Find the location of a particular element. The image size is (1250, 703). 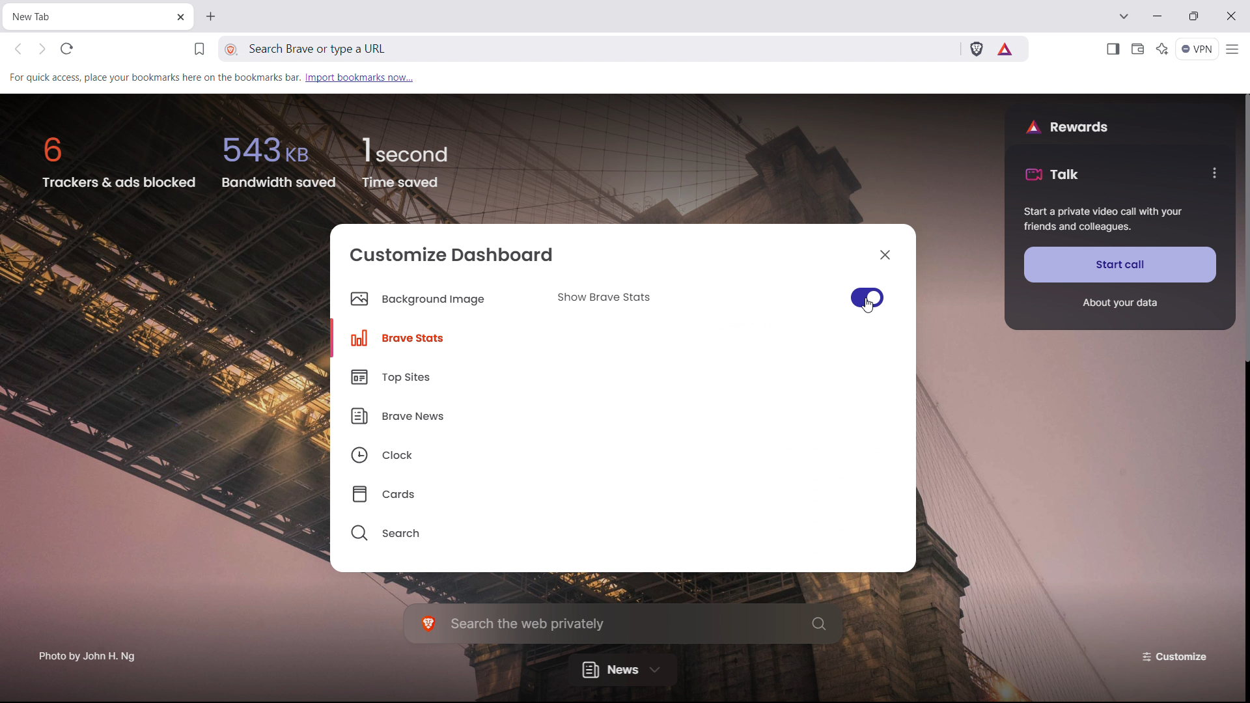

Start a private call with your friends and colleagues. is located at coordinates (1104, 220).